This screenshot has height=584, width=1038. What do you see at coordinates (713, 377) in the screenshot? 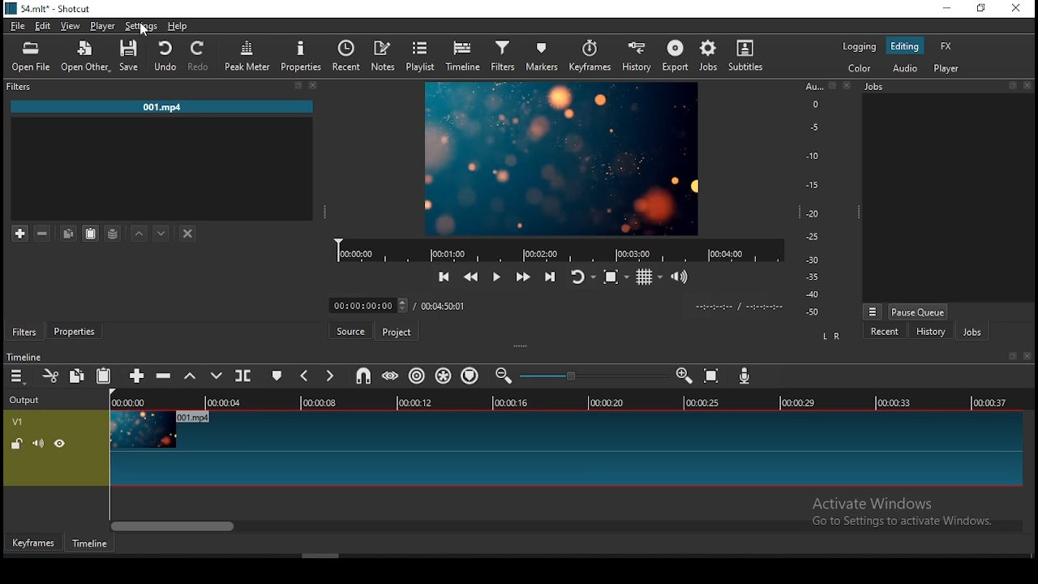
I see `zoom timeline to fit` at bounding box center [713, 377].